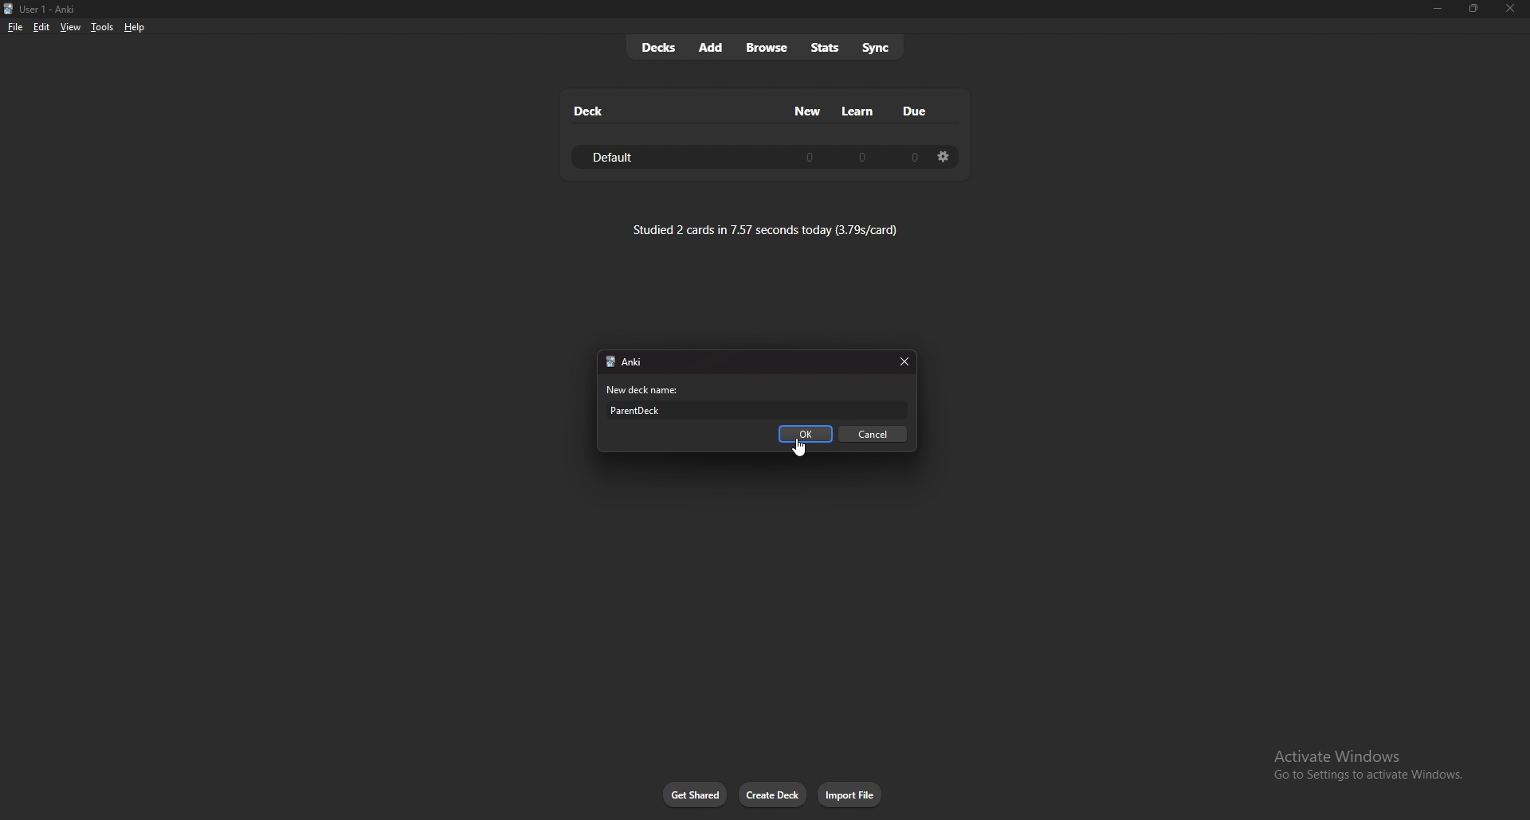 This screenshot has width=1530, height=820. Describe the element at coordinates (825, 48) in the screenshot. I see `stats` at that location.